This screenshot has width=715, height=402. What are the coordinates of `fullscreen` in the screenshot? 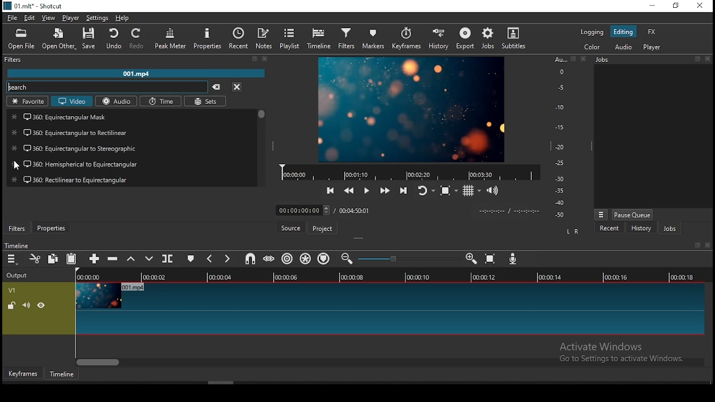 It's located at (696, 59).